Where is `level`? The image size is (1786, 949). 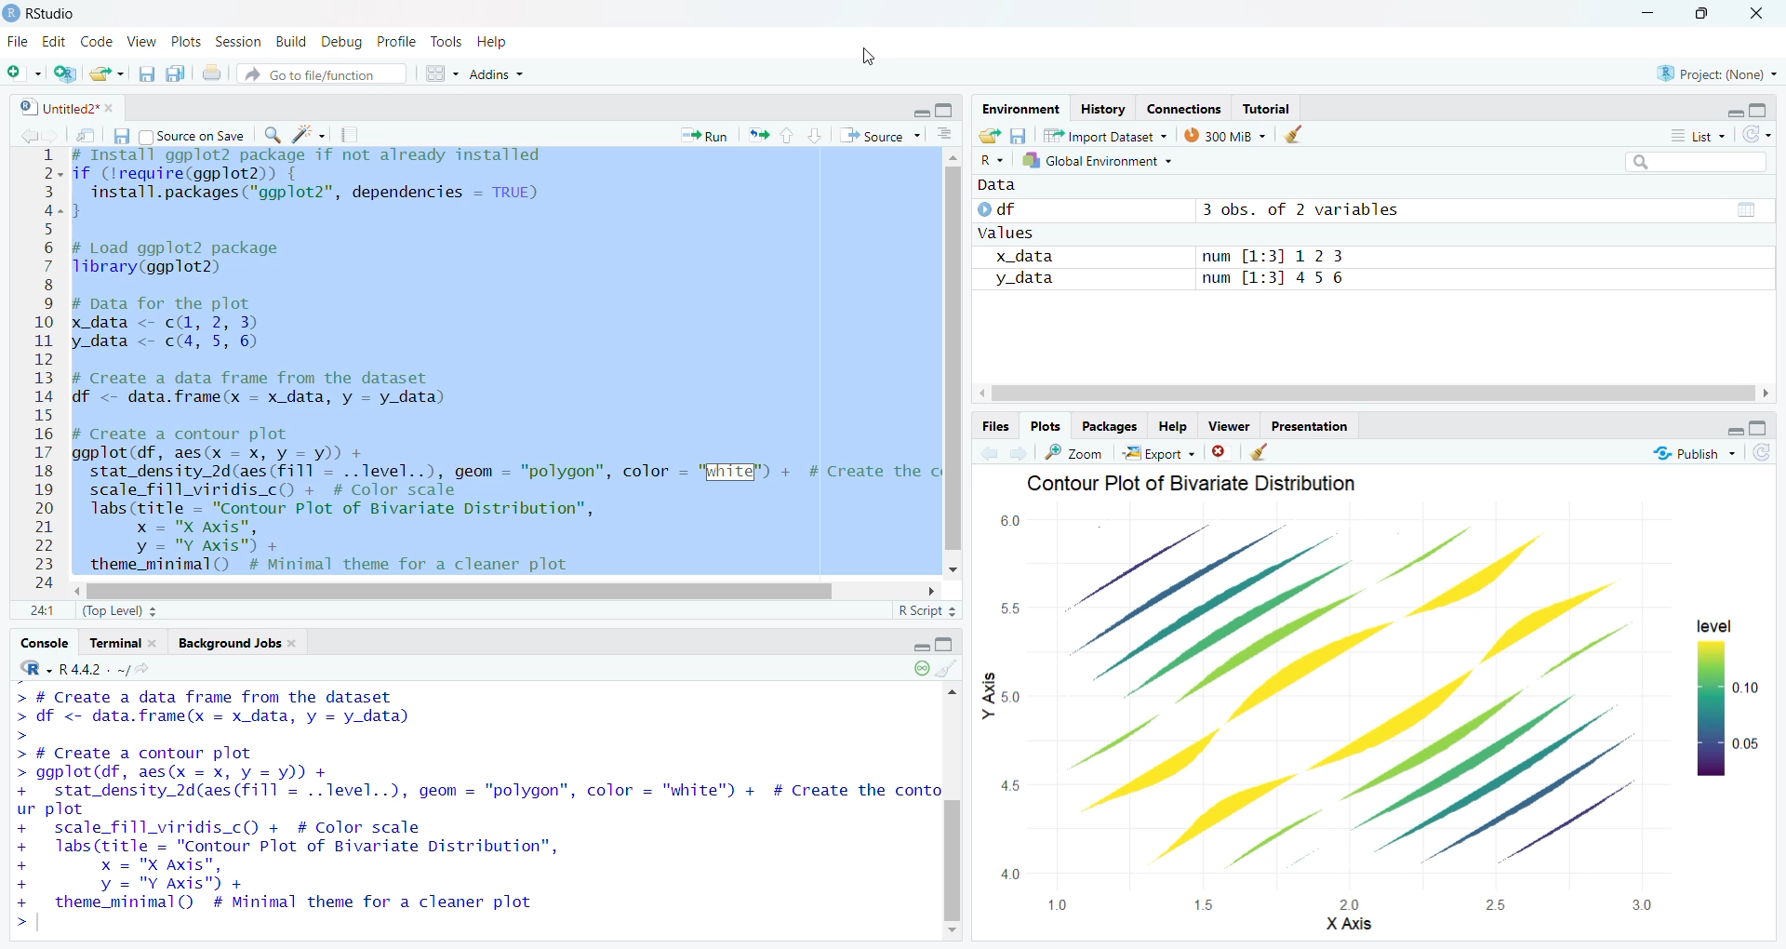
level is located at coordinates (1716, 626).